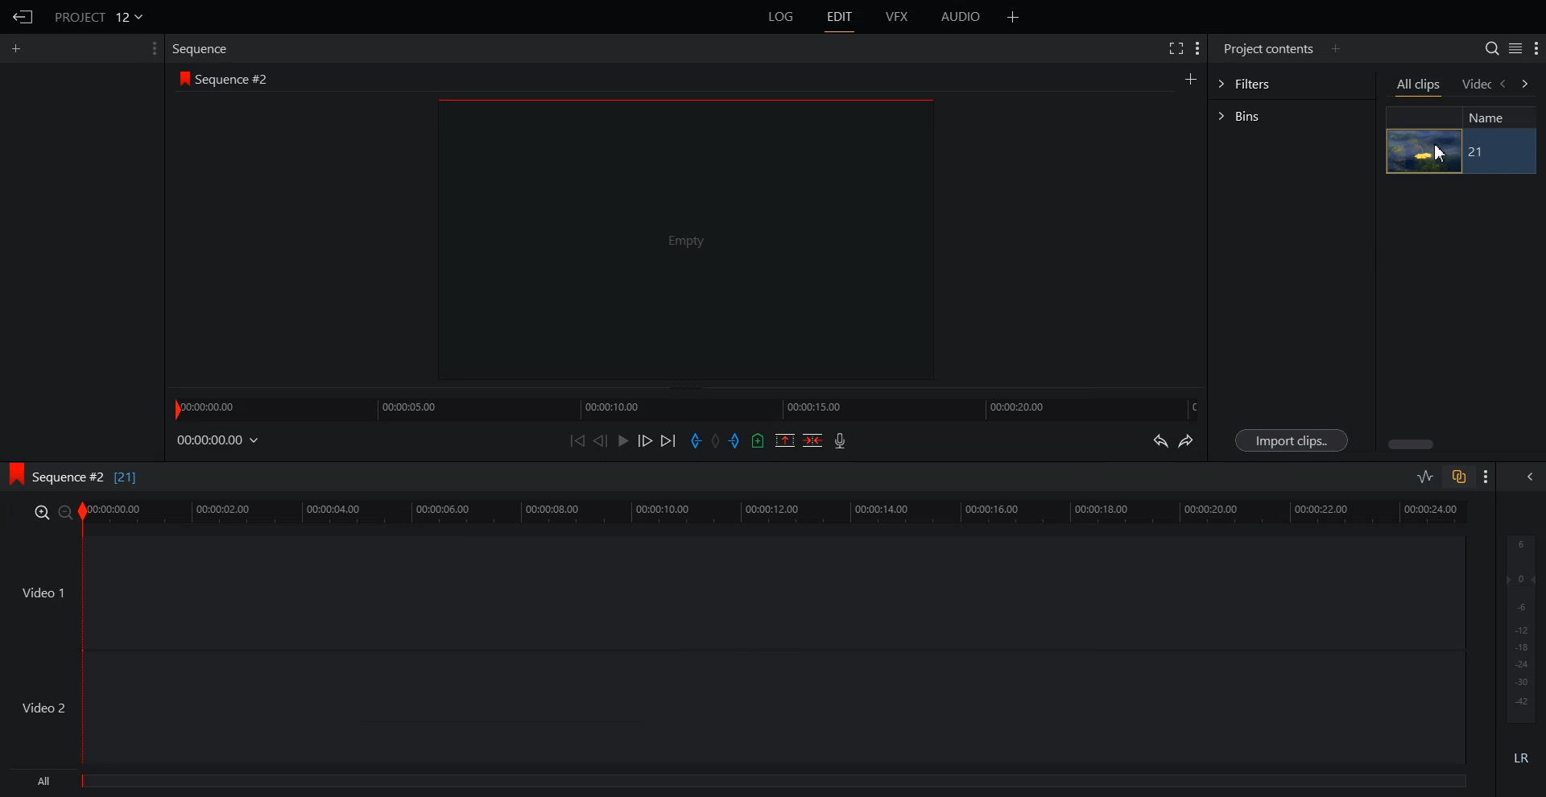 The height and width of the screenshot is (797, 1546). I want to click on Toggle between list and tile view, so click(1512, 49).